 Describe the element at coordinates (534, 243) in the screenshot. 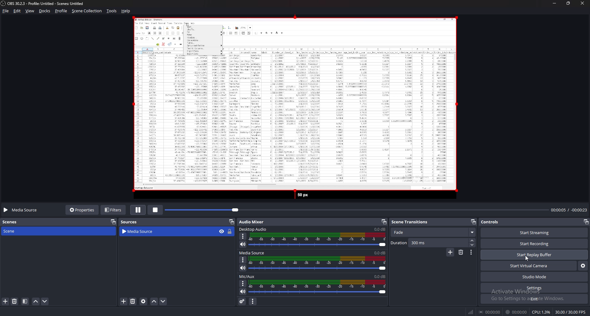

I see `start recording` at that location.